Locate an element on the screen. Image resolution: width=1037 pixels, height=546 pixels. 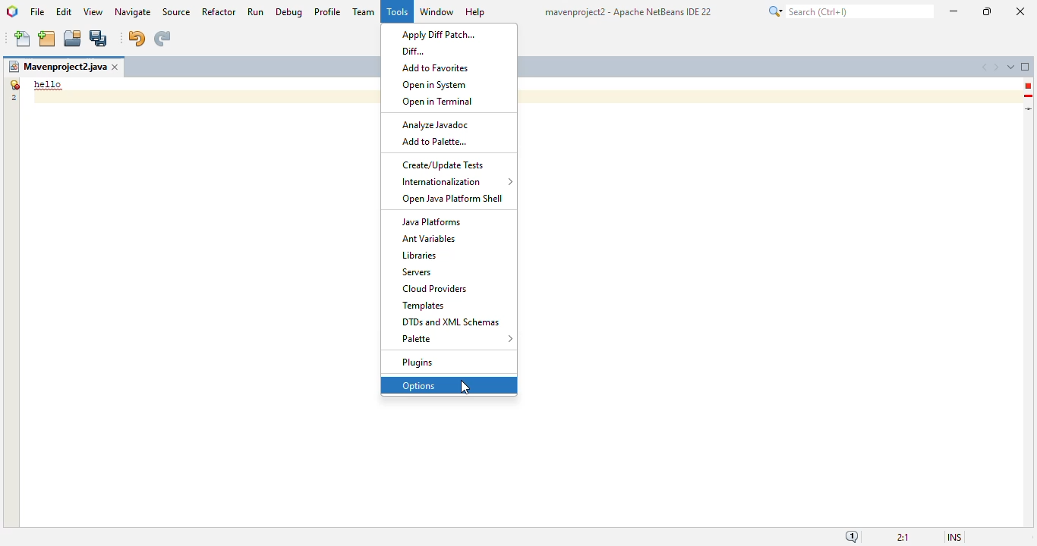
libraries is located at coordinates (419, 255).